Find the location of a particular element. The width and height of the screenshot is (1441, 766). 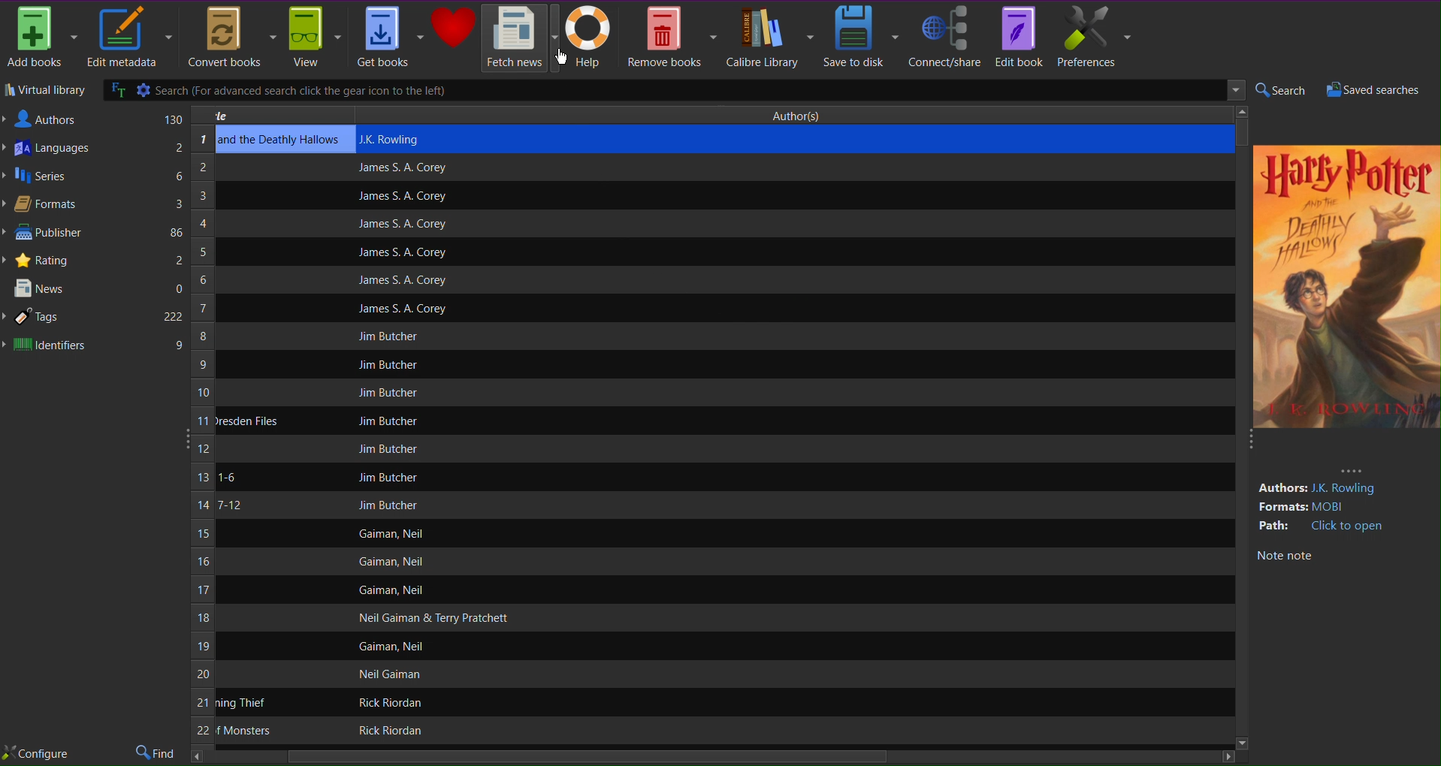

Jim Butcher is located at coordinates (389, 505).